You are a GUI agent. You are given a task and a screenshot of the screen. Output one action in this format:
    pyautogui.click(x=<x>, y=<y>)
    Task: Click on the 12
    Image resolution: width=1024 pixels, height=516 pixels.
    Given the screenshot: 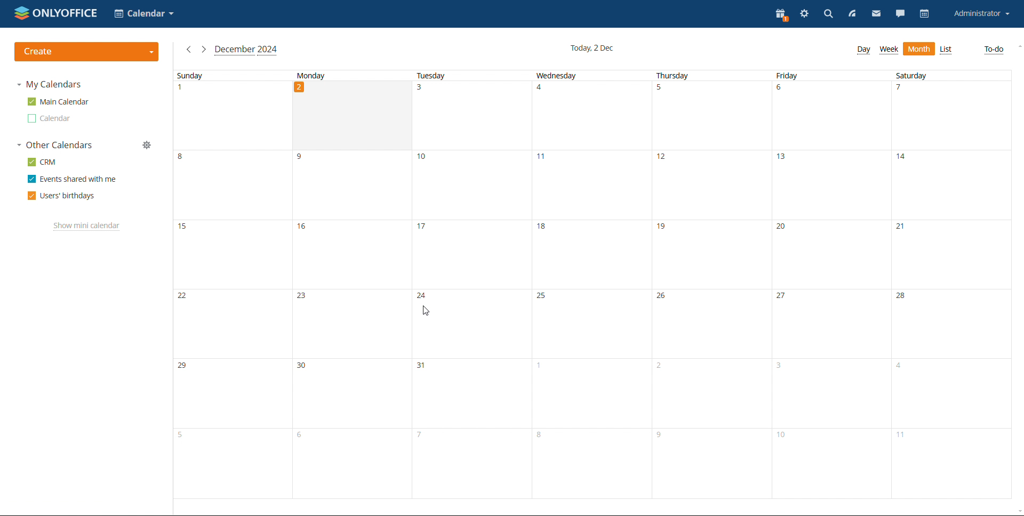 What is the action you would take?
    pyautogui.click(x=663, y=161)
    